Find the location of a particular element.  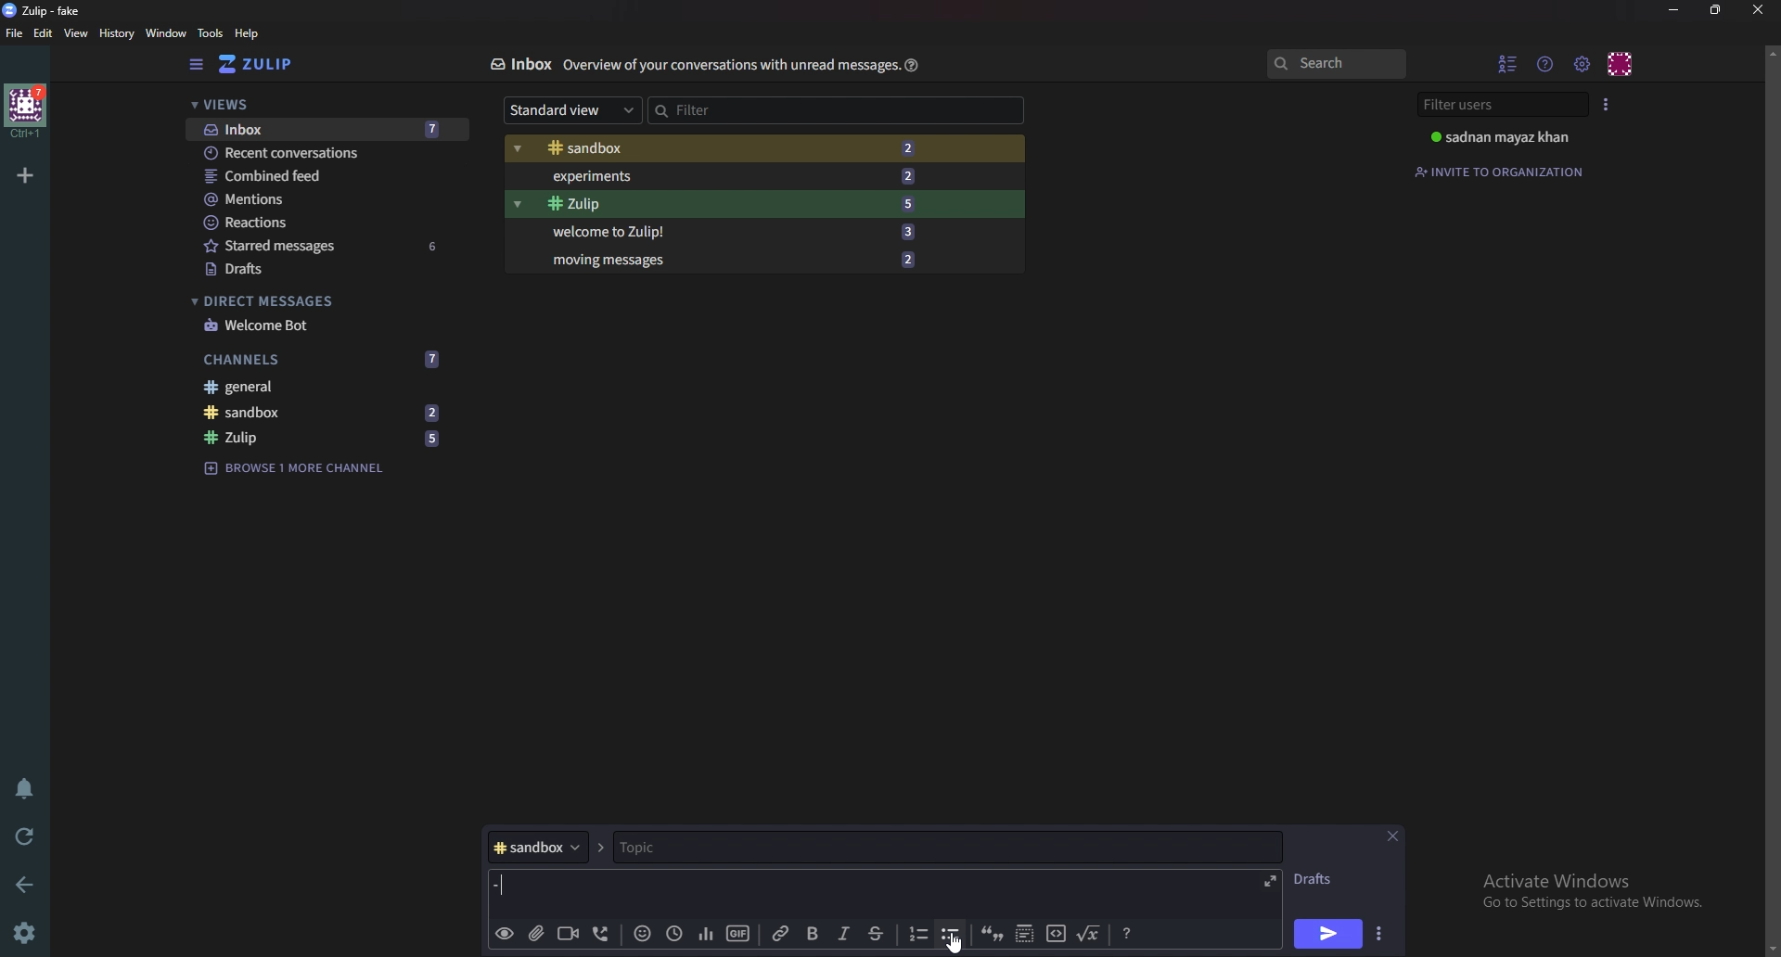

Inbox is located at coordinates (519, 64).